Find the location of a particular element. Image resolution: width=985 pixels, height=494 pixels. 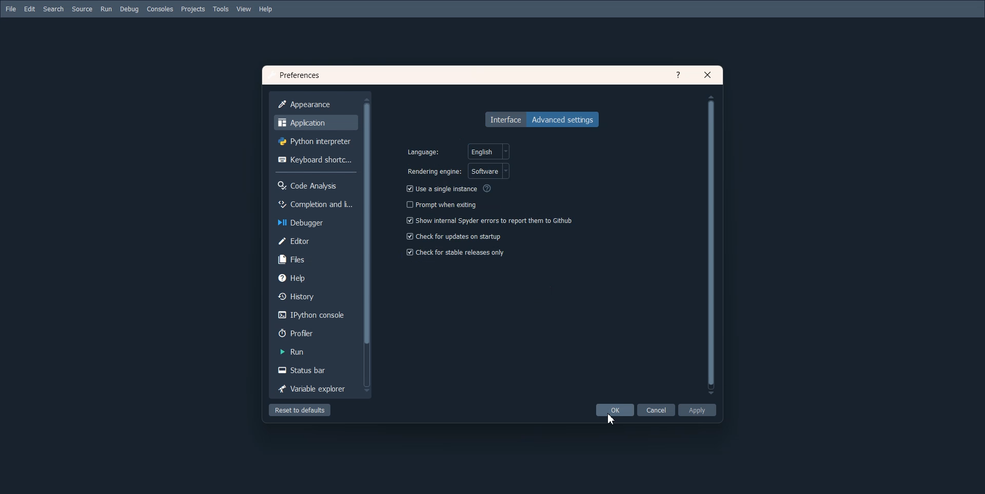

Search is located at coordinates (54, 9).